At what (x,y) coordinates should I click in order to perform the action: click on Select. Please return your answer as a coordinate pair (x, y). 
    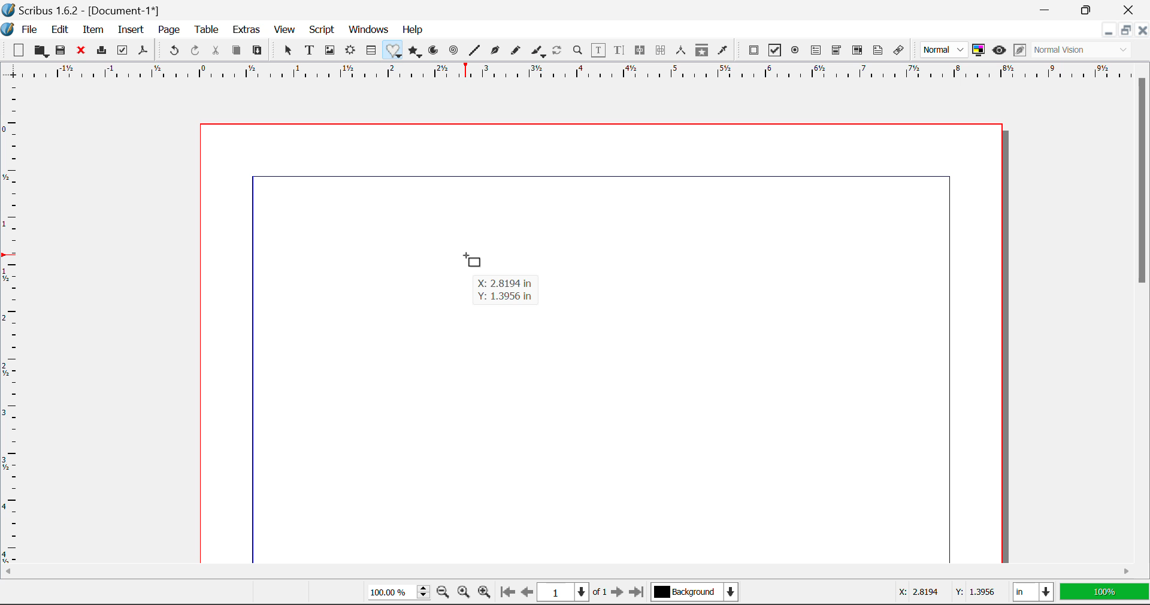
    Looking at the image, I should click on (288, 50).